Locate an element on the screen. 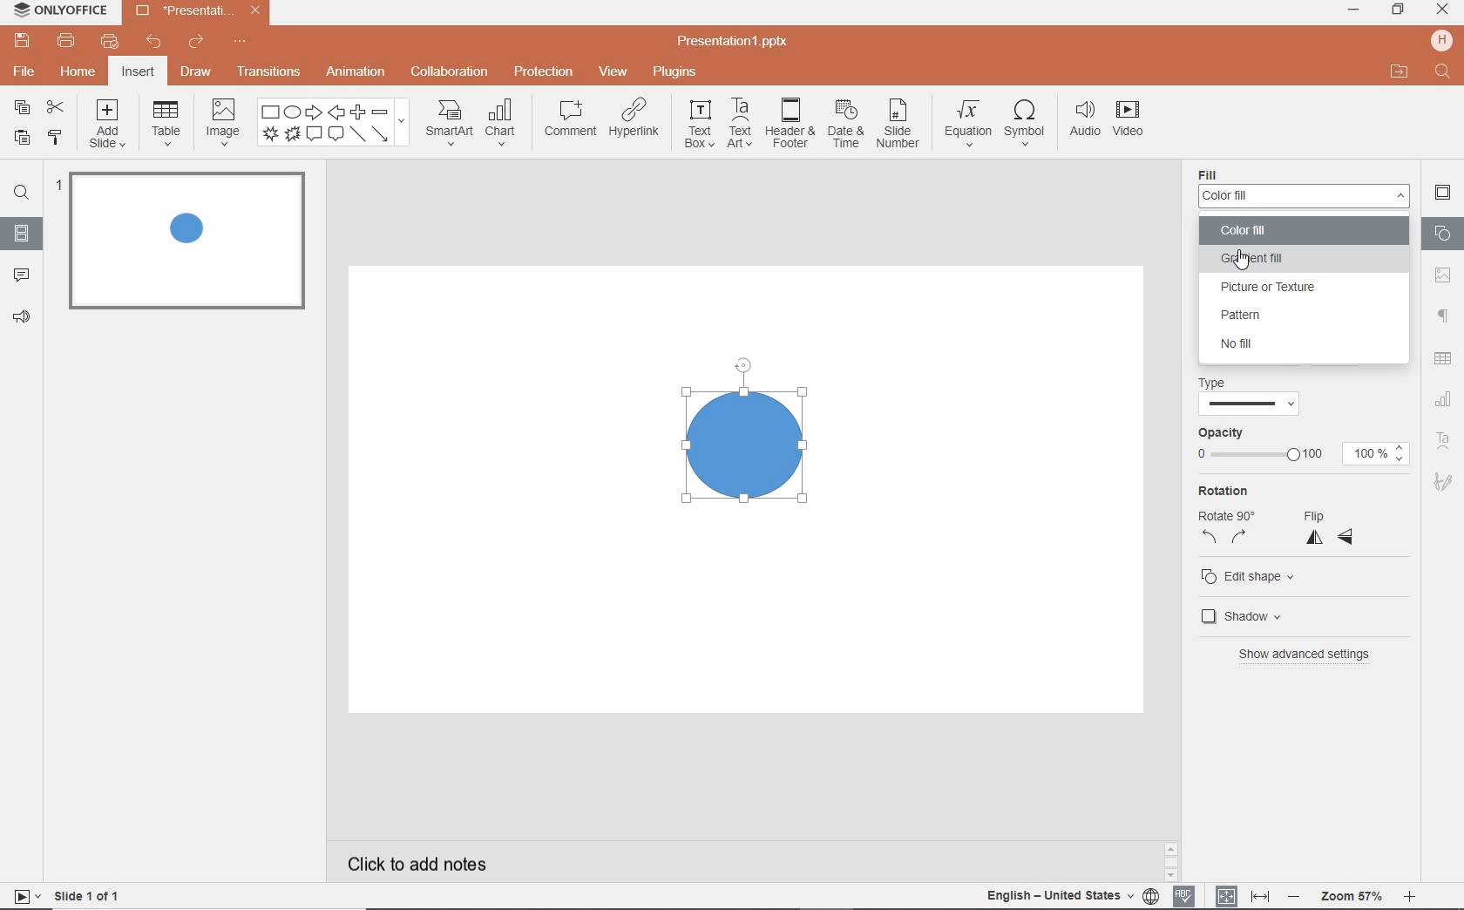 The width and height of the screenshot is (1464, 910). date & time is located at coordinates (846, 125).